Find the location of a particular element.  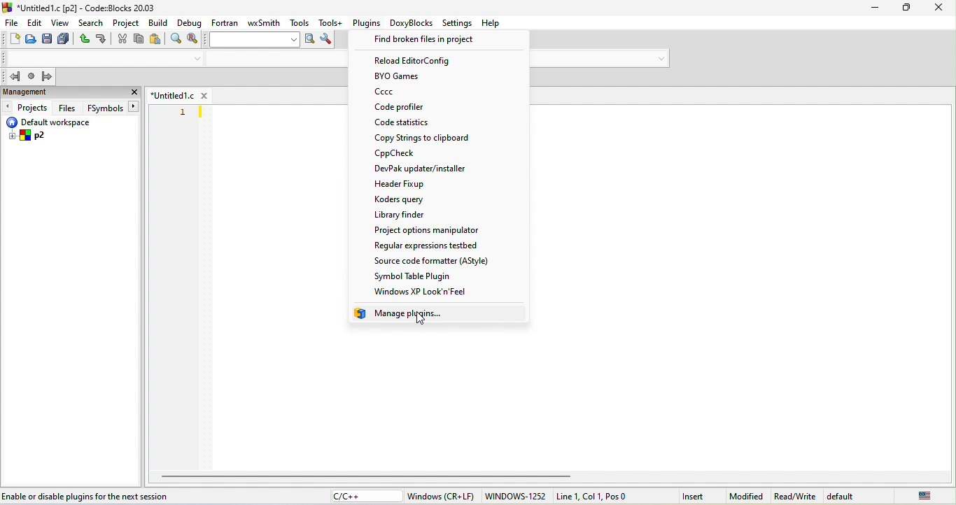

horizontal scroll bar is located at coordinates (367, 474).